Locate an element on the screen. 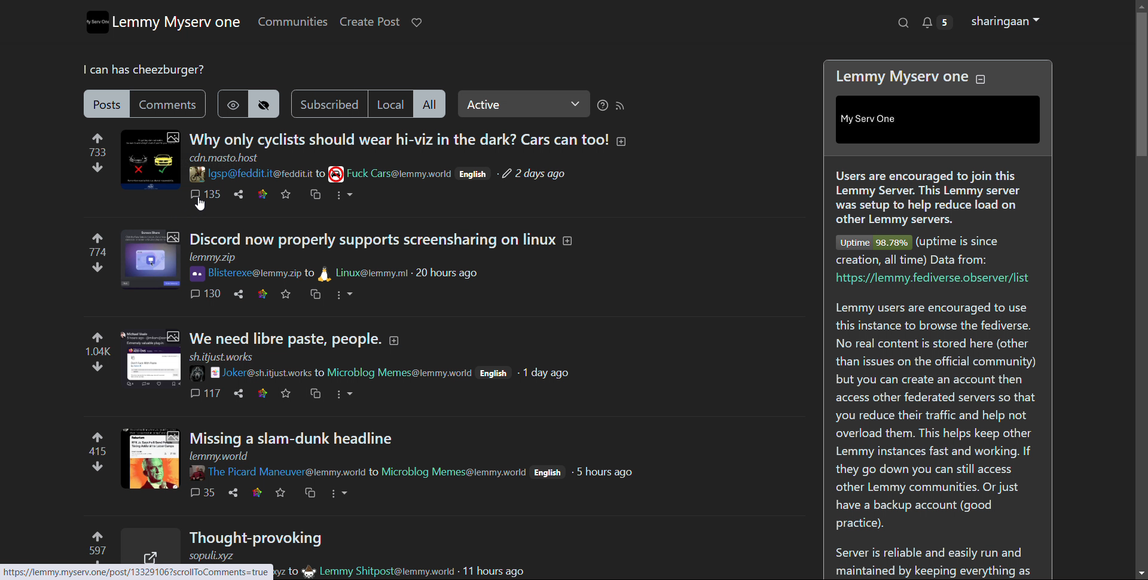 This screenshot has width=1148, height=580. collapse is located at coordinates (981, 80).